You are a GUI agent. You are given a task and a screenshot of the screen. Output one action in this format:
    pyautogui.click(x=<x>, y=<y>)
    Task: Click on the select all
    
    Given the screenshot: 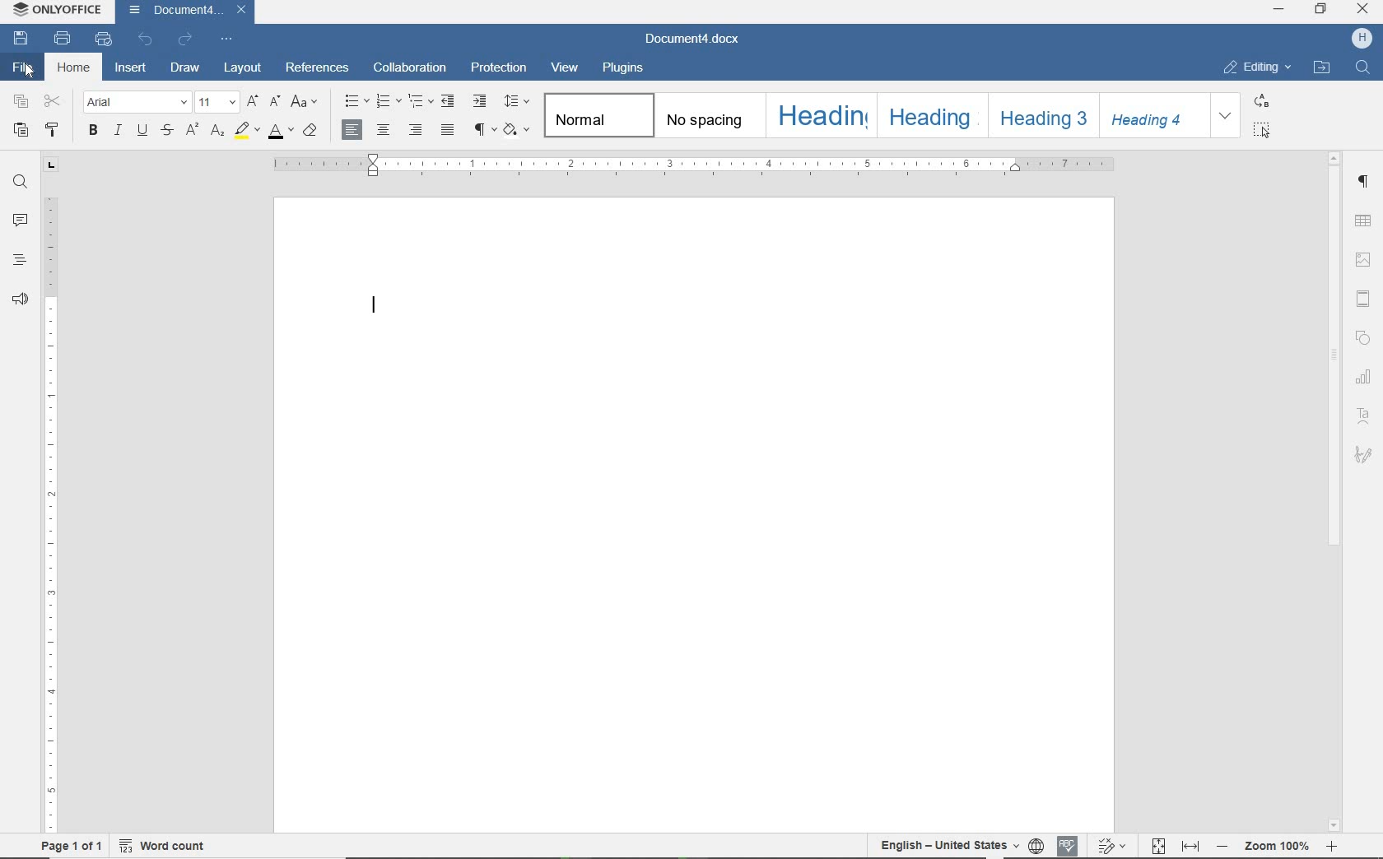 What is the action you would take?
    pyautogui.click(x=1262, y=130)
    